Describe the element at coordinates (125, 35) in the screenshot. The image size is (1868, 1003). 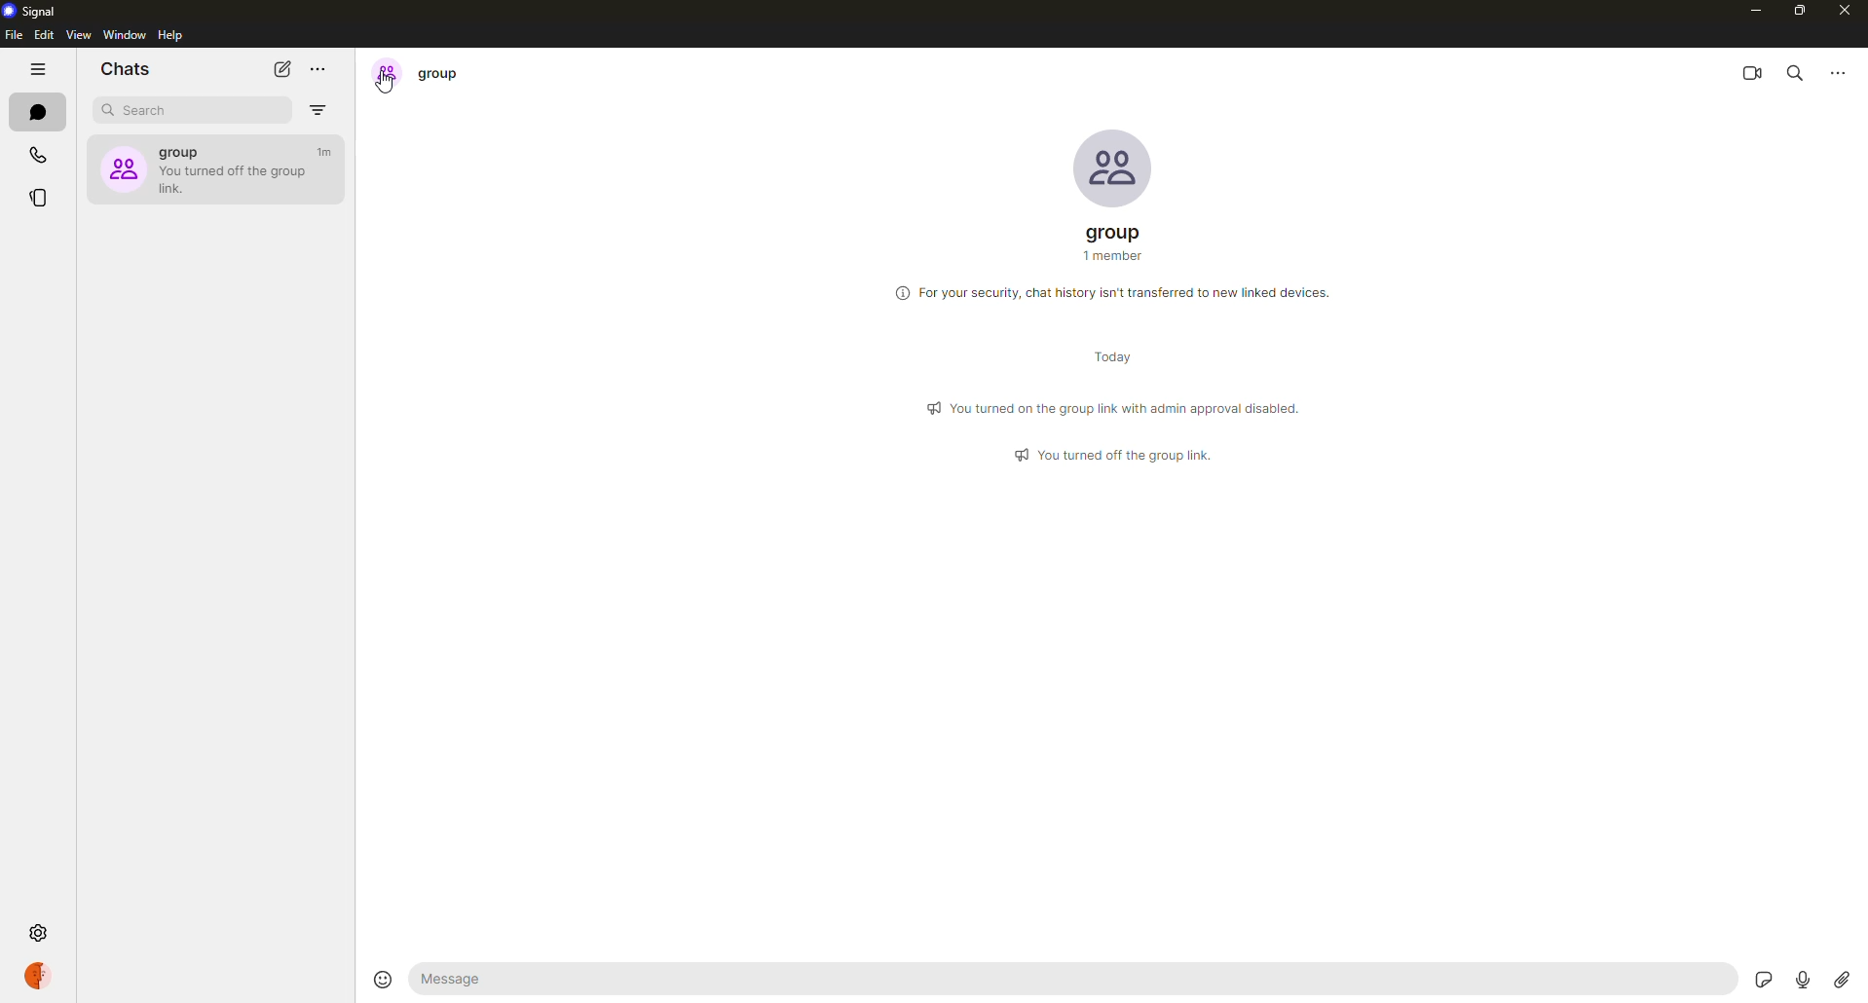
I see `window` at that location.